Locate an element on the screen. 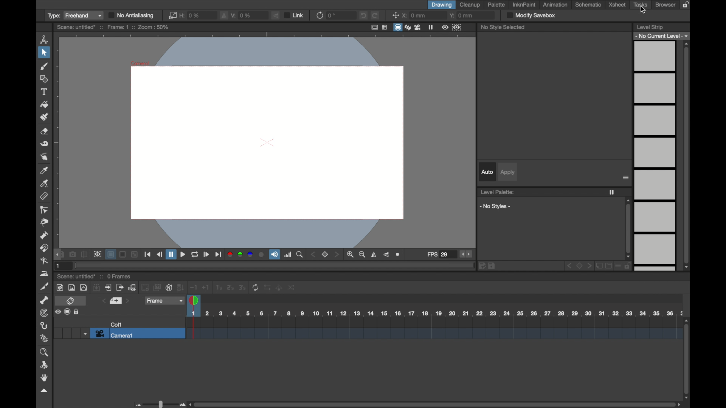 The width and height of the screenshot is (726, 408). dropdown is located at coordinates (85, 334).